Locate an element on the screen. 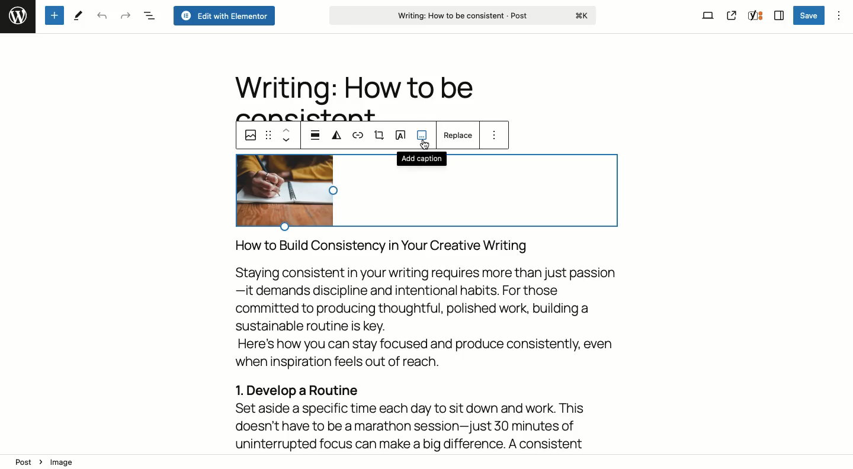  post is located at coordinates (24, 462).